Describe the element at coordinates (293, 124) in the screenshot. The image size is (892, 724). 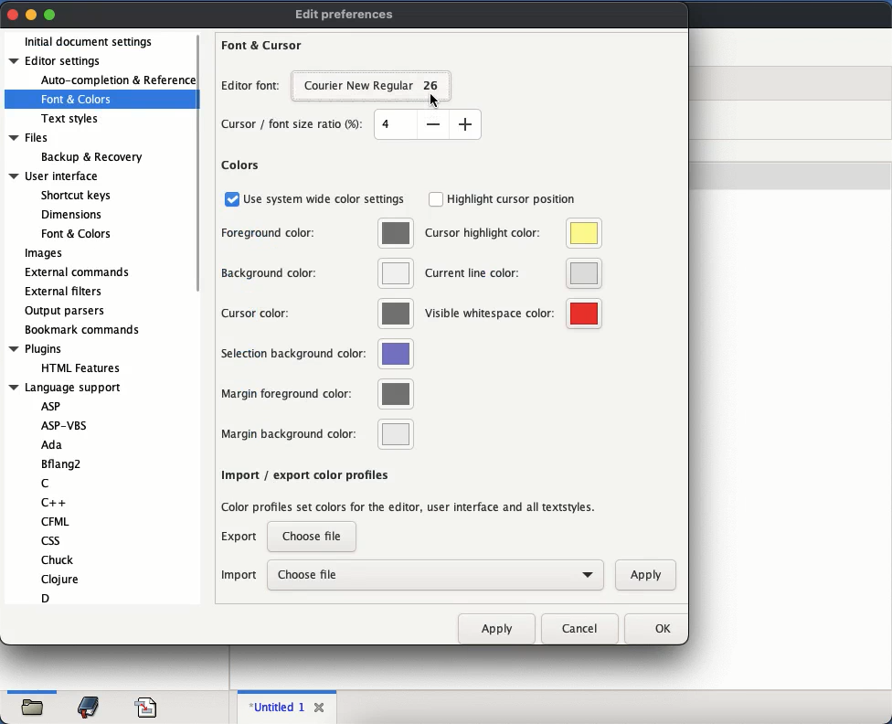
I see `cursor font size ratio` at that location.